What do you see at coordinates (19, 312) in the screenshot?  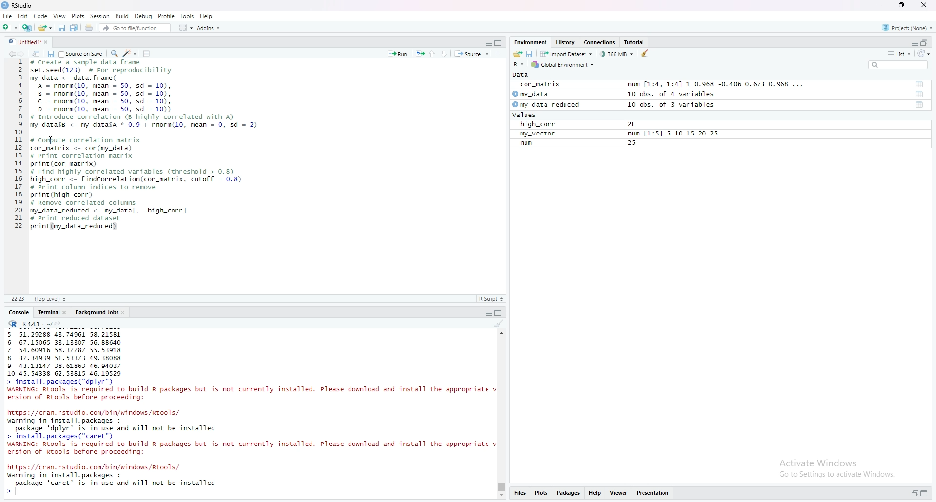 I see `Console` at bounding box center [19, 312].